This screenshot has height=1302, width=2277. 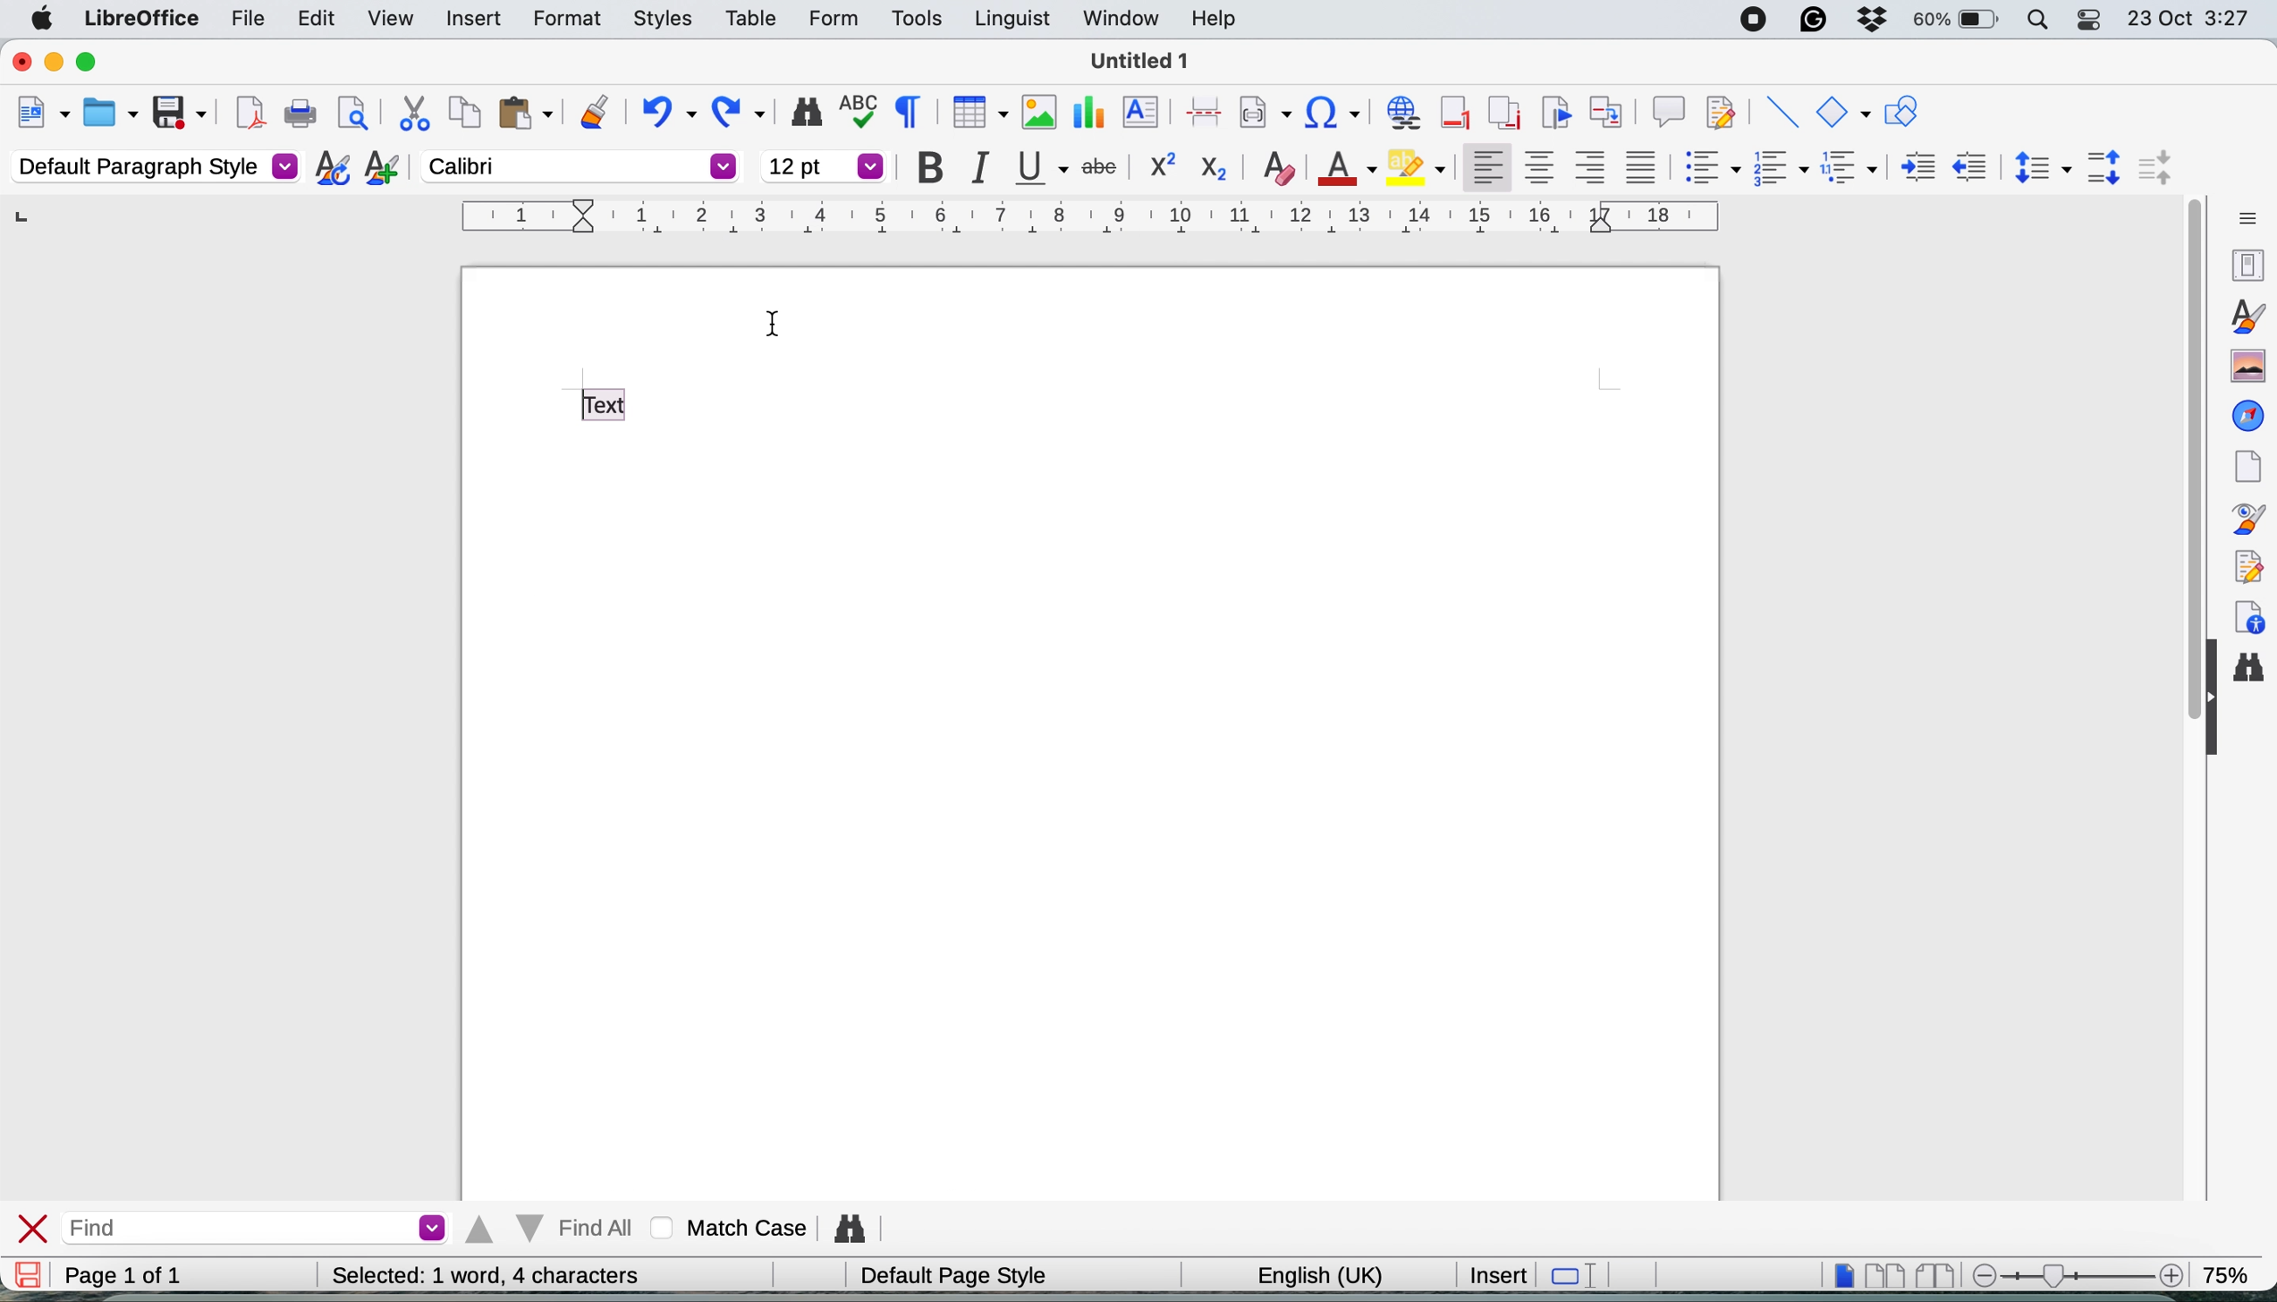 What do you see at coordinates (1782, 112) in the screenshot?
I see `insert line` at bounding box center [1782, 112].